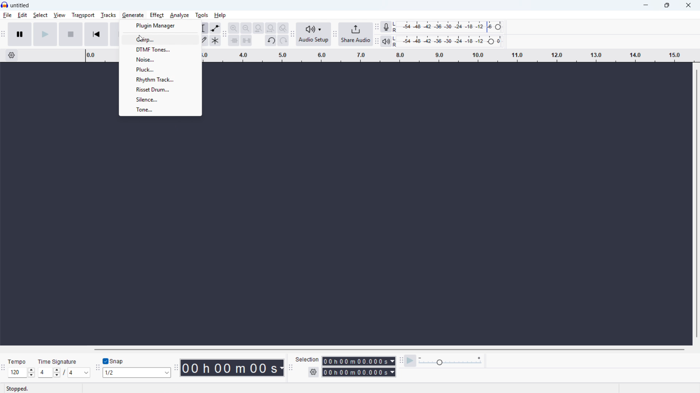 The width and height of the screenshot is (700, 393). What do you see at coordinates (160, 49) in the screenshot?
I see `DTMF tones ` at bounding box center [160, 49].